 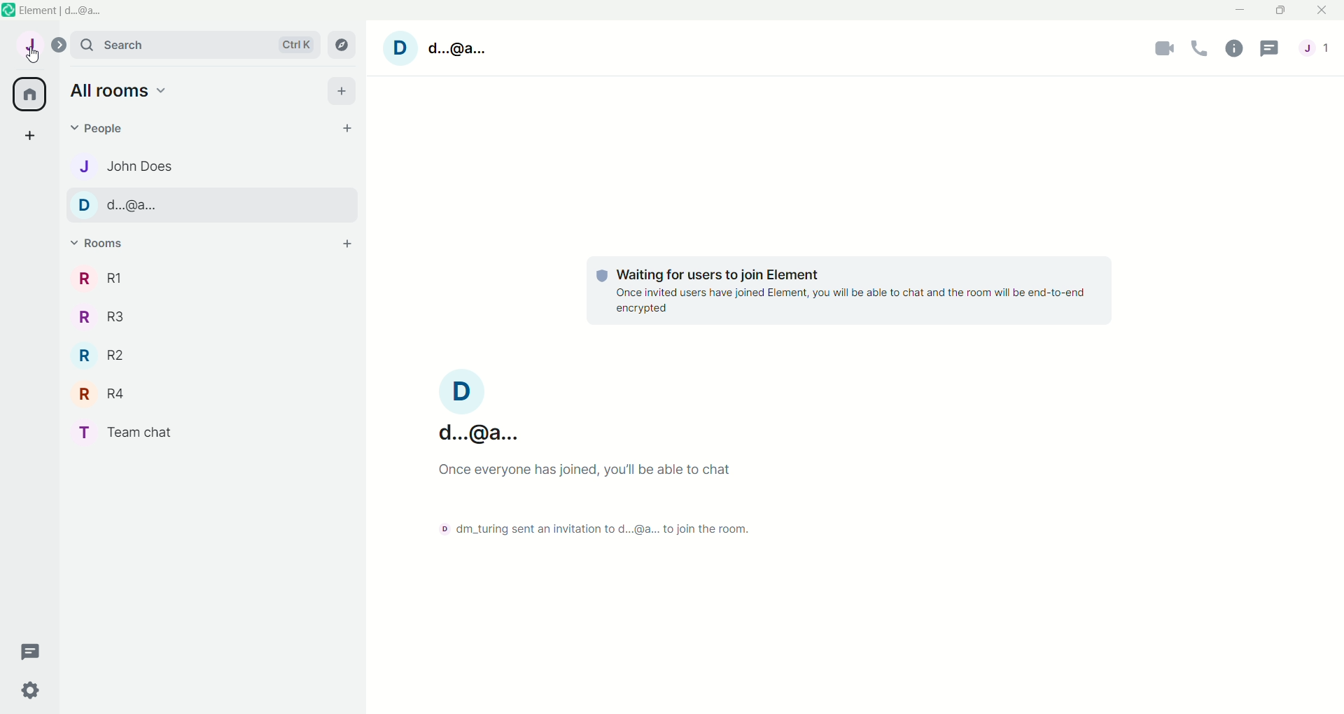 What do you see at coordinates (850, 292) in the screenshot?
I see `Waiting for users to join Element Once invited users have joined Element, you will be able to chat and the room will be end-to-end encrypted` at bounding box center [850, 292].